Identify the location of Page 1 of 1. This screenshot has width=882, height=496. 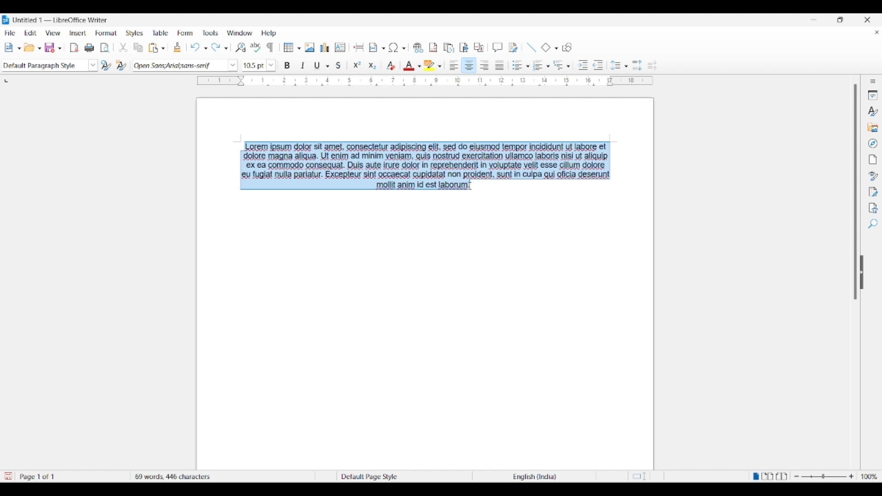
(39, 477).